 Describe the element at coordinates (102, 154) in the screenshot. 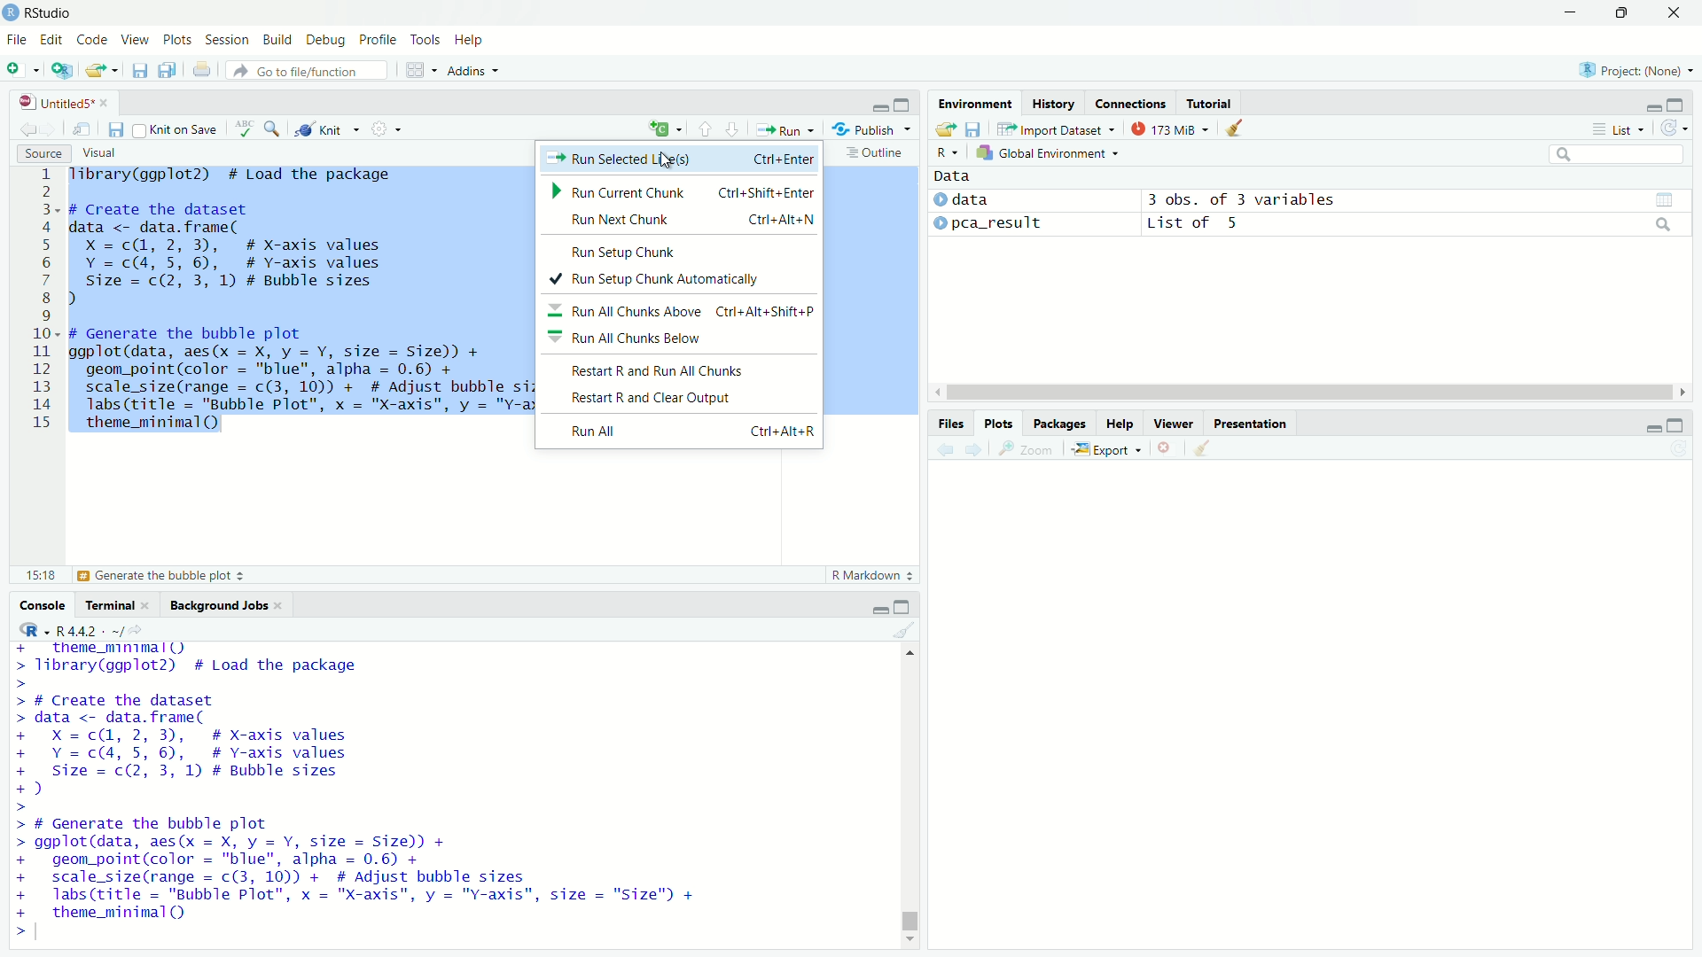

I see `visual` at that location.